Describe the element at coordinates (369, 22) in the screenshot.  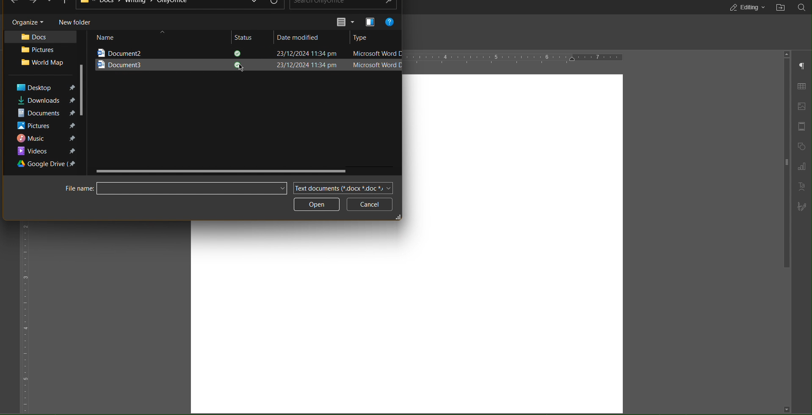
I see `View` at that location.